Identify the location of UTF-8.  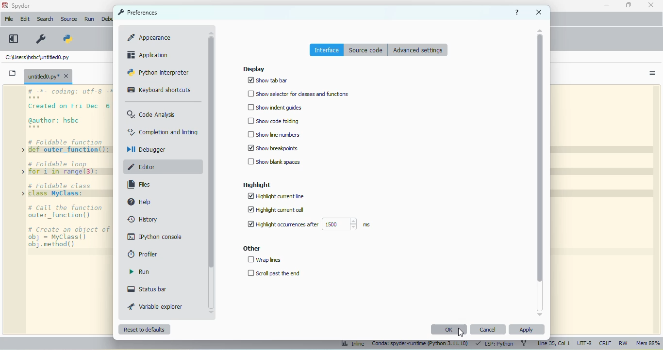
(585, 344).